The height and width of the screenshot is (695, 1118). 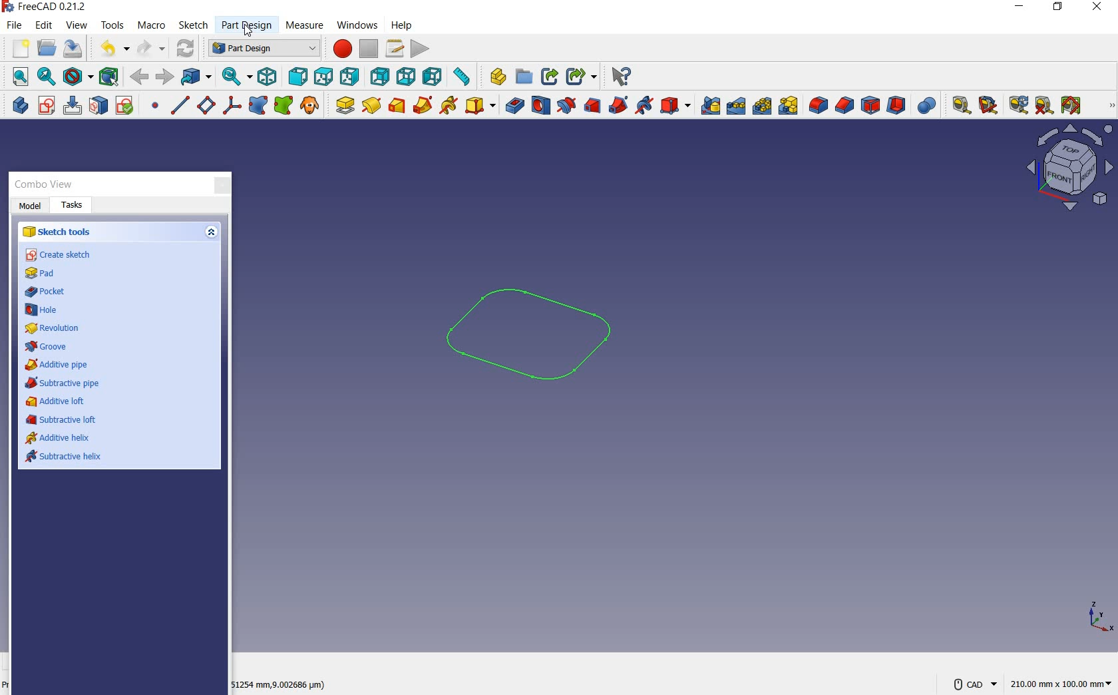 What do you see at coordinates (737, 107) in the screenshot?
I see `linearpattern` at bounding box center [737, 107].